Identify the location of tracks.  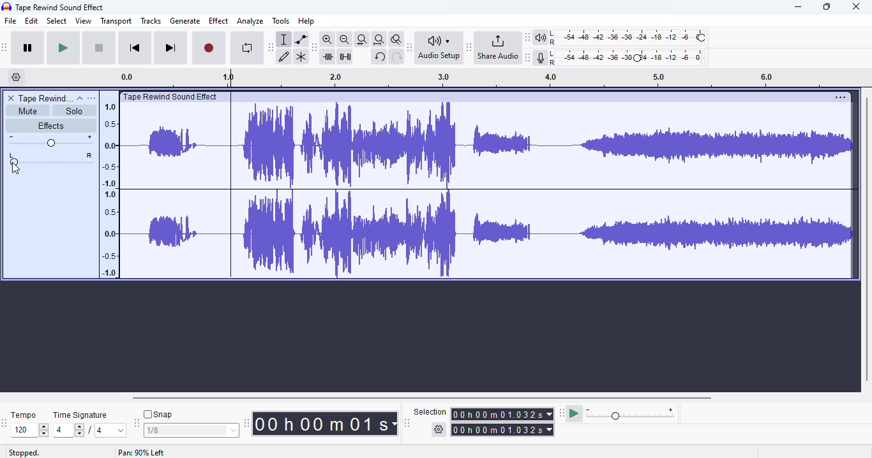
(151, 20).